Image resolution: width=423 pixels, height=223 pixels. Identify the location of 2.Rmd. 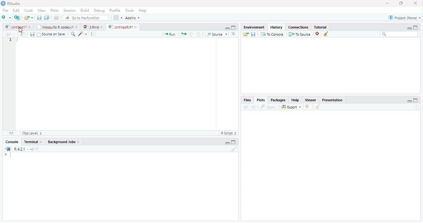
(94, 27).